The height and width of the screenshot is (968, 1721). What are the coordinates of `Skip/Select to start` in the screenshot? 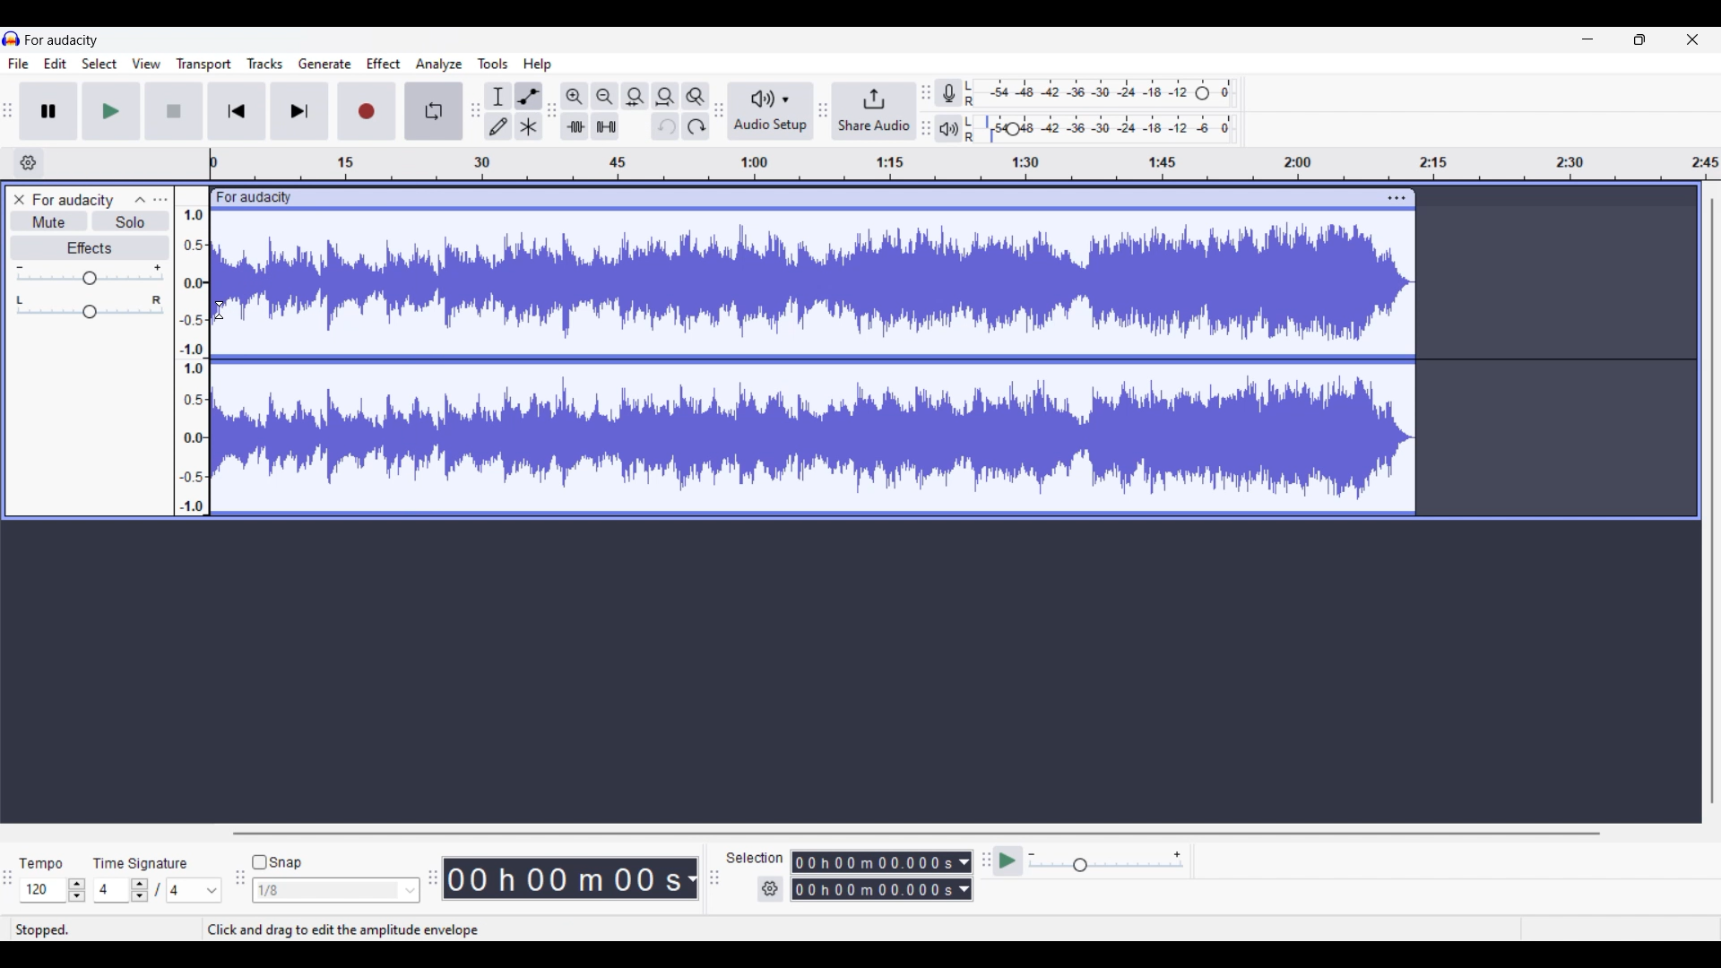 It's located at (237, 110).